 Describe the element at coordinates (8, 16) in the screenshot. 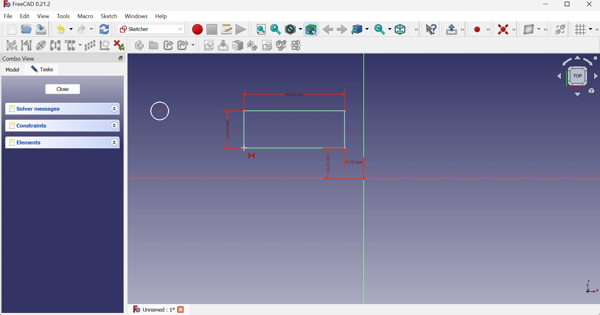

I see `File` at that location.